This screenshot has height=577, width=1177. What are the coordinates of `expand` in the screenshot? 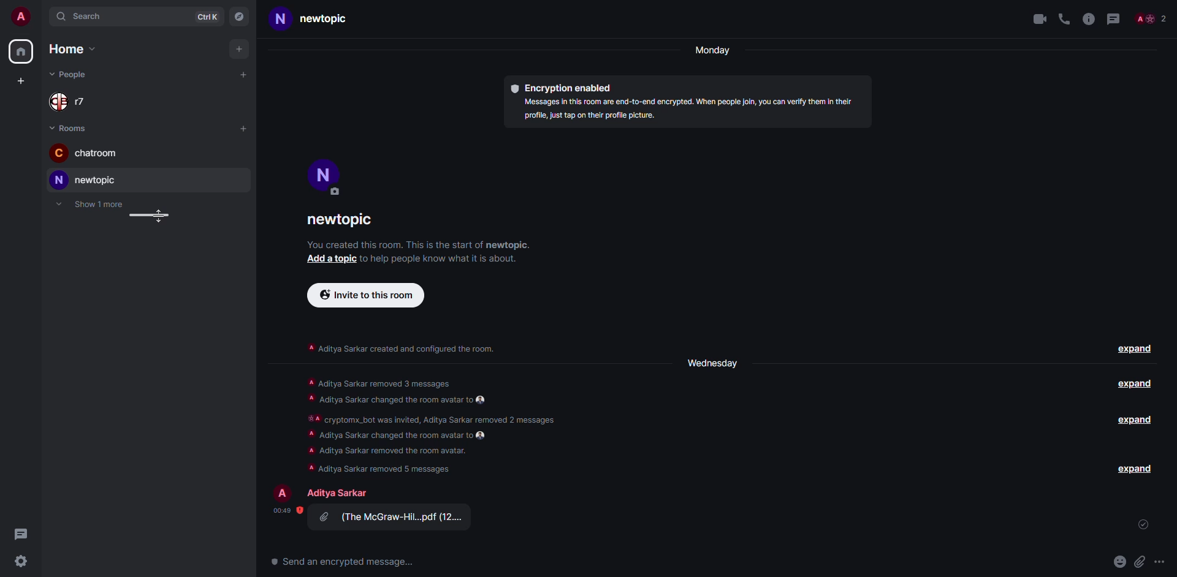 It's located at (1135, 420).